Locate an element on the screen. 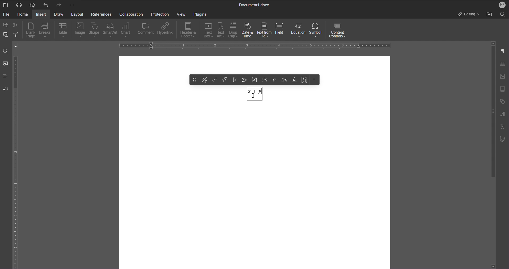 This screenshot has width=509, height=269. Content Controls is located at coordinates (337, 31).